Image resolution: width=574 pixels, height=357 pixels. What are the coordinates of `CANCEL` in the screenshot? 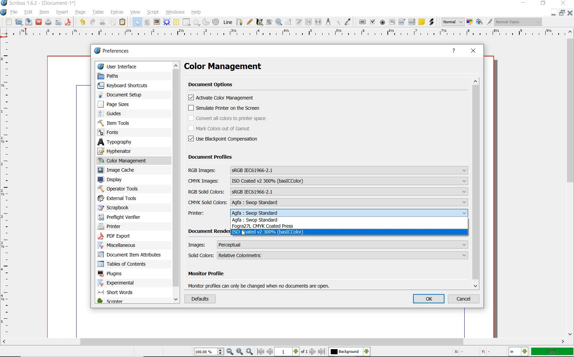 It's located at (465, 299).